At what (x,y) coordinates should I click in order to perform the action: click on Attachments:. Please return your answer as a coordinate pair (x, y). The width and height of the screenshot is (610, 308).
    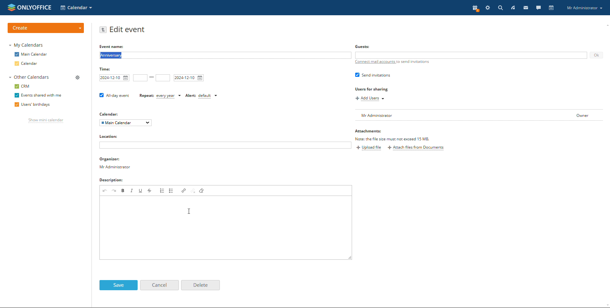
    Looking at the image, I should click on (370, 131).